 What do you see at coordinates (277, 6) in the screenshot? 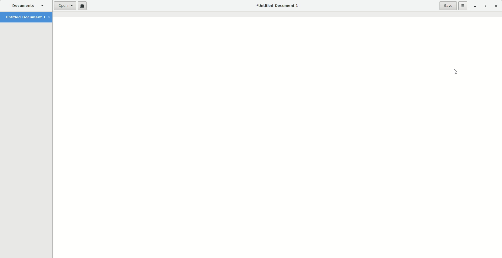
I see `Untitled document` at bounding box center [277, 6].